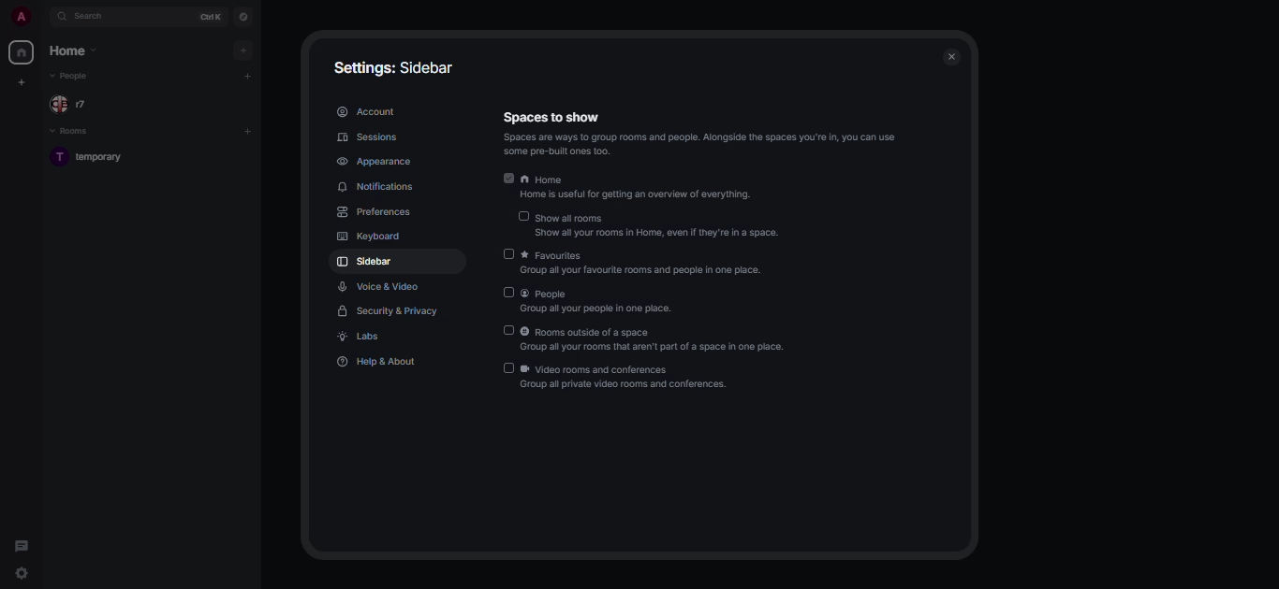 The image size is (1279, 589). I want to click on add, so click(246, 131).